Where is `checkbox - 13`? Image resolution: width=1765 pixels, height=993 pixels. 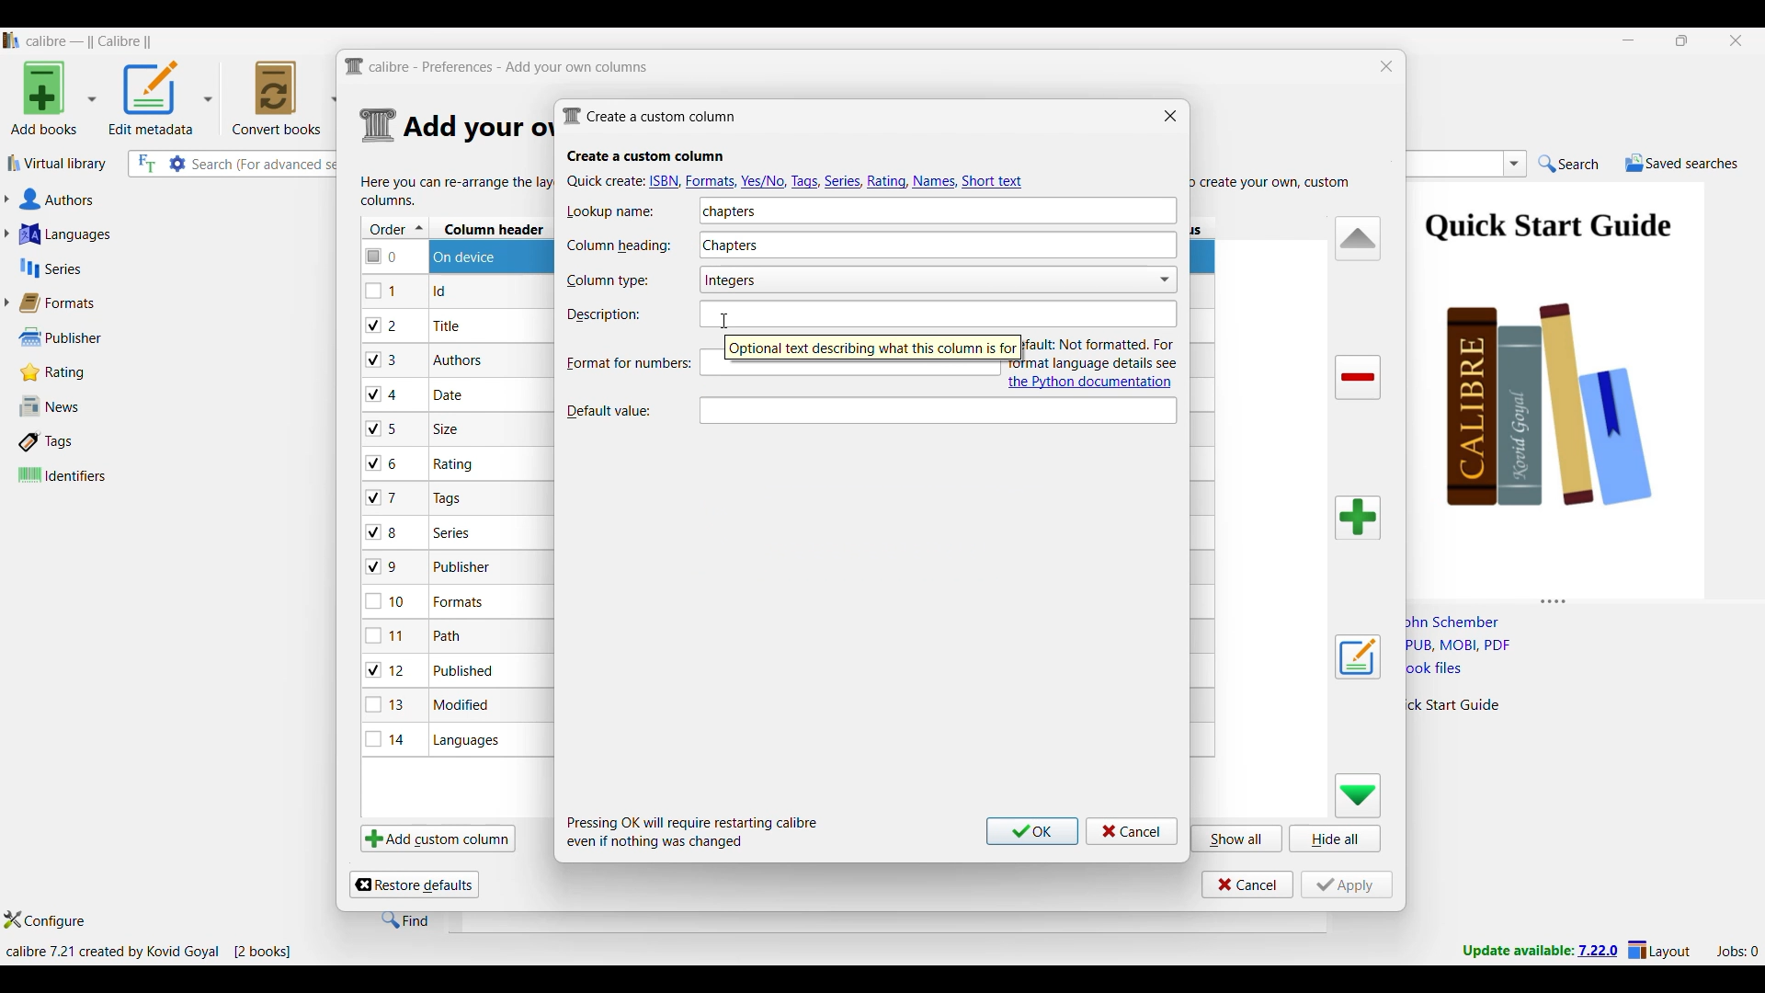
checkbox - 13 is located at coordinates (386, 704).